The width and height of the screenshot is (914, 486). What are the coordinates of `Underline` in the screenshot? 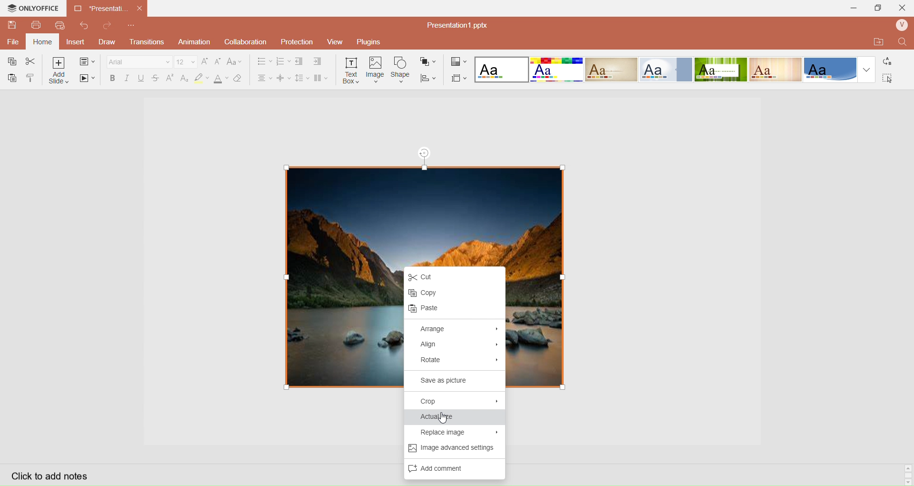 It's located at (141, 79).